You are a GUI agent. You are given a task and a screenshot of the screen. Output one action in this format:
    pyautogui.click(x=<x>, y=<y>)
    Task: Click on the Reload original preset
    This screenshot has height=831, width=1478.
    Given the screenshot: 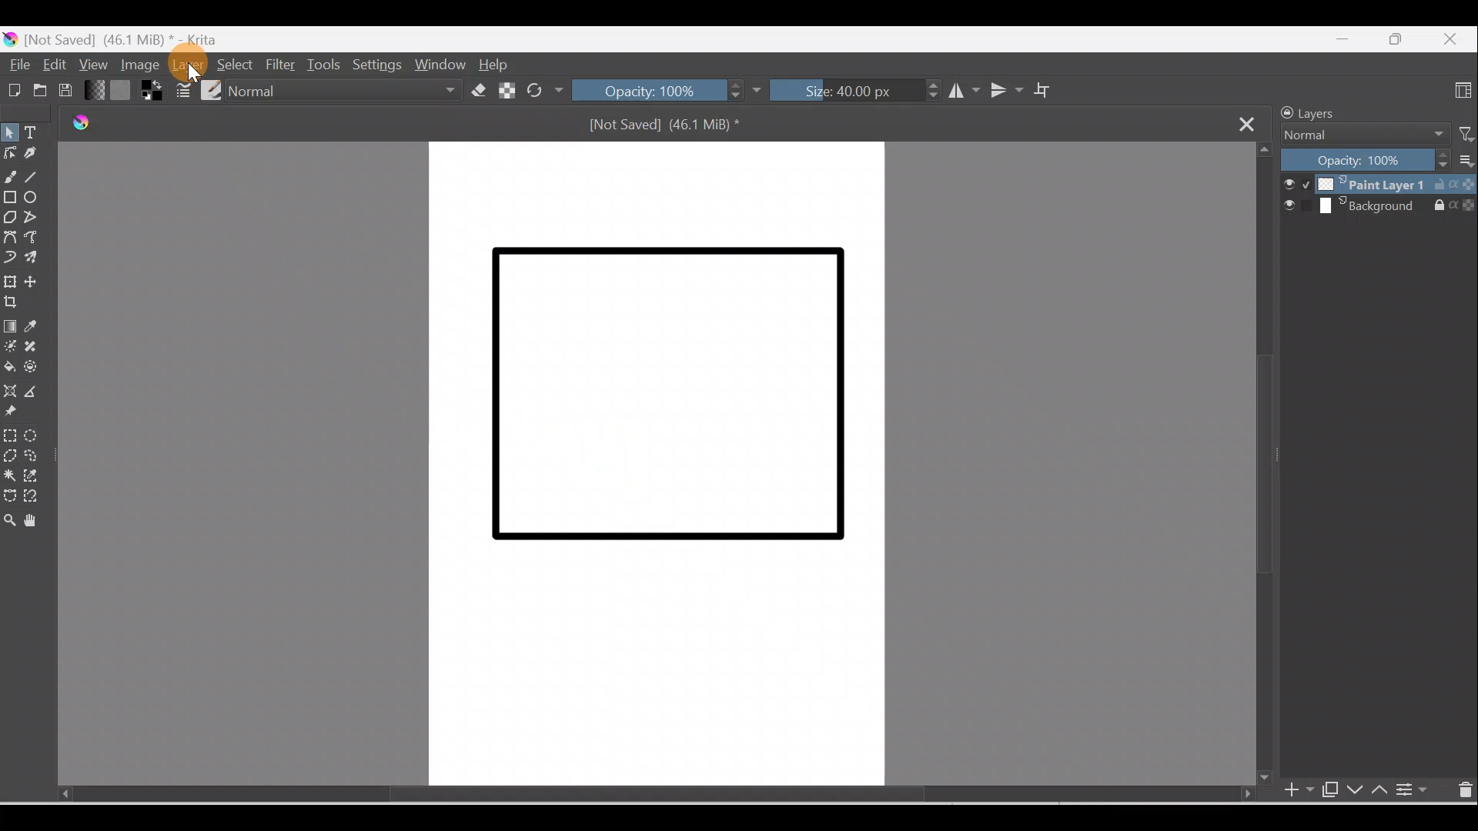 What is the action you would take?
    pyautogui.click(x=544, y=90)
    